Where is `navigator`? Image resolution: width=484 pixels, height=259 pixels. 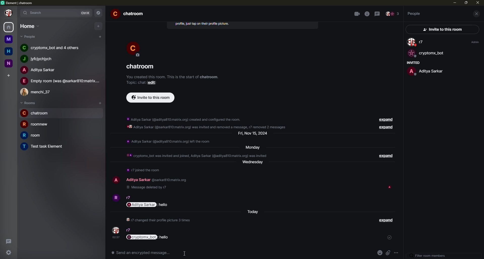
navigator is located at coordinates (100, 13).